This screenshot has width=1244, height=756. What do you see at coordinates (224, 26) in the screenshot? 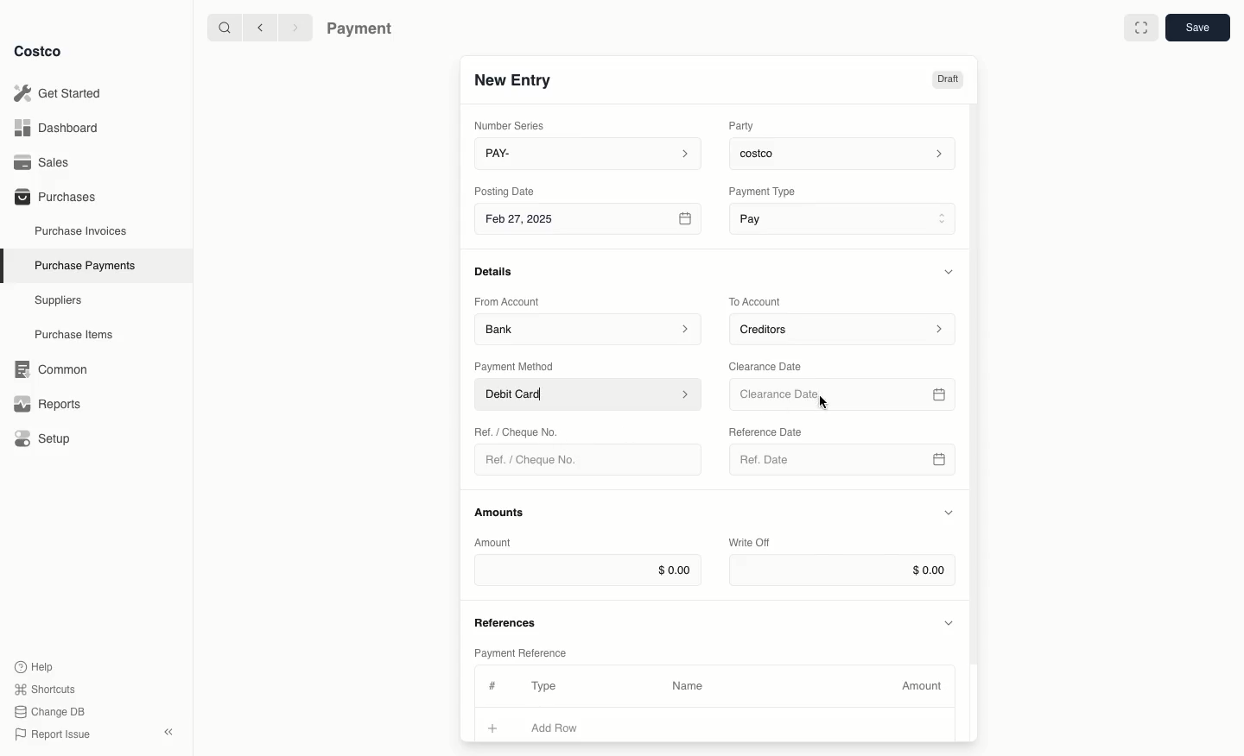
I see `Search` at bounding box center [224, 26].